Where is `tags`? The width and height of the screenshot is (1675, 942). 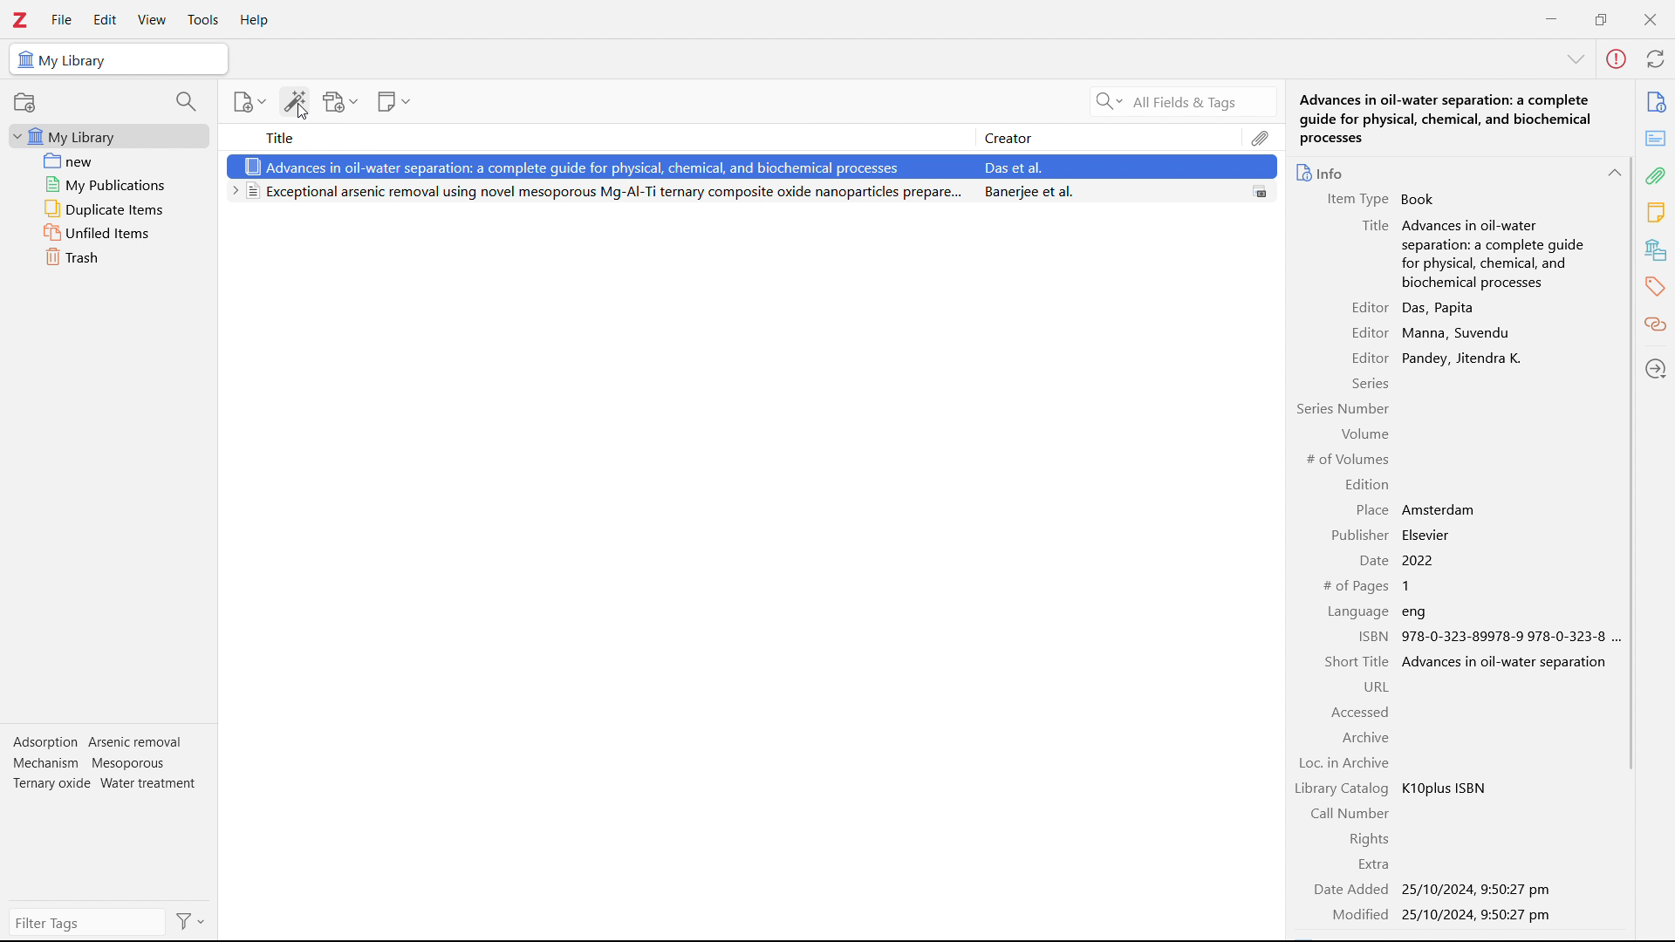
tags is located at coordinates (106, 768).